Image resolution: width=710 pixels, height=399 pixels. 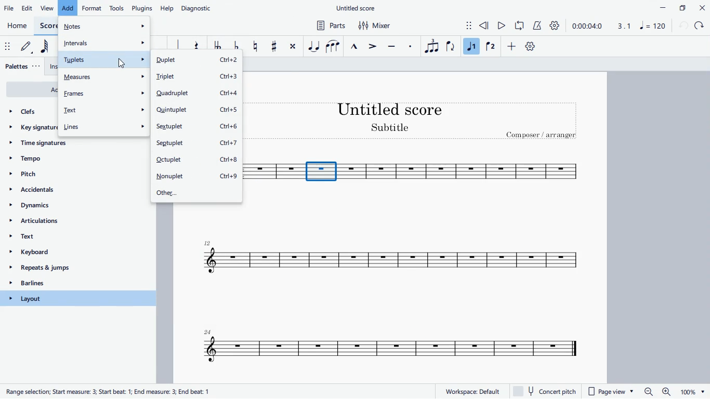 What do you see at coordinates (374, 47) in the screenshot?
I see `accent` at bounding box center [374, 47].